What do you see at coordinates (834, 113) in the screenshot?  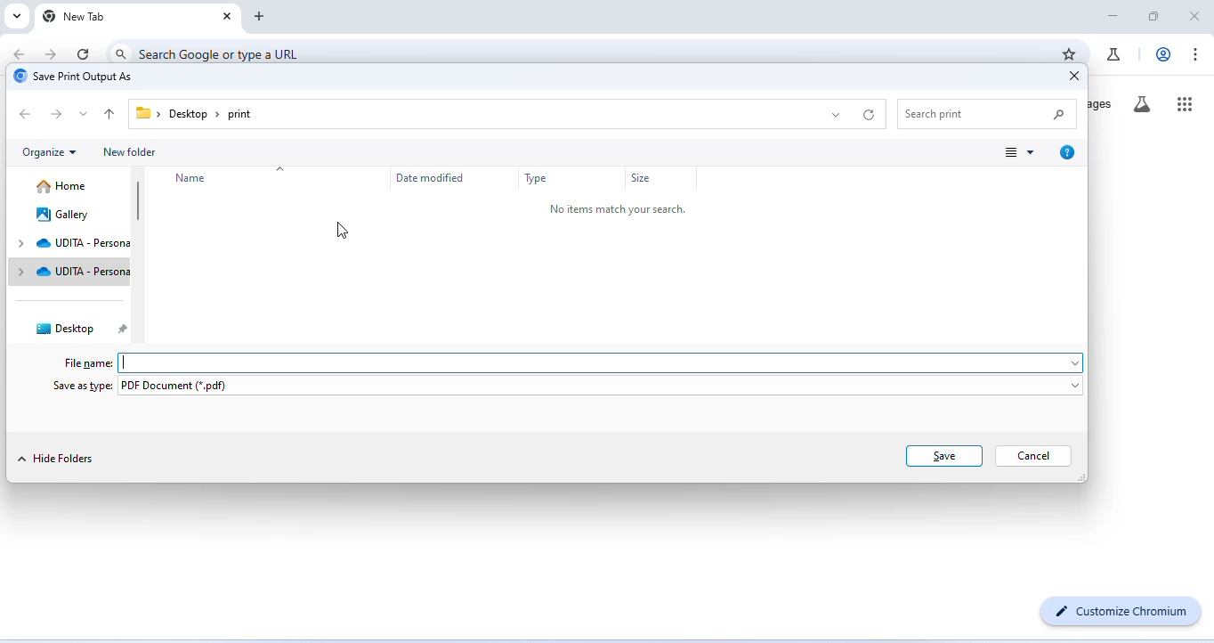 I see `drop down` at bounding box center [834, 113].